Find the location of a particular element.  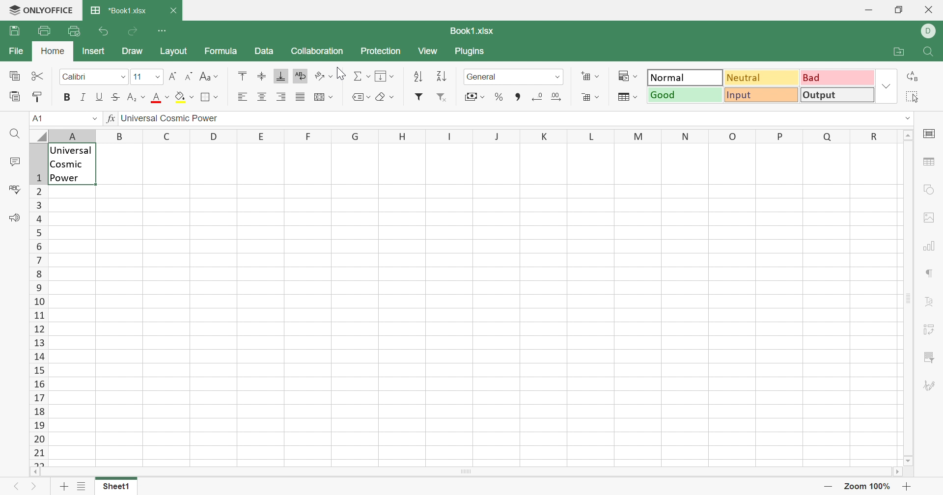

Strikethrough is located at coordinates (114, 98).